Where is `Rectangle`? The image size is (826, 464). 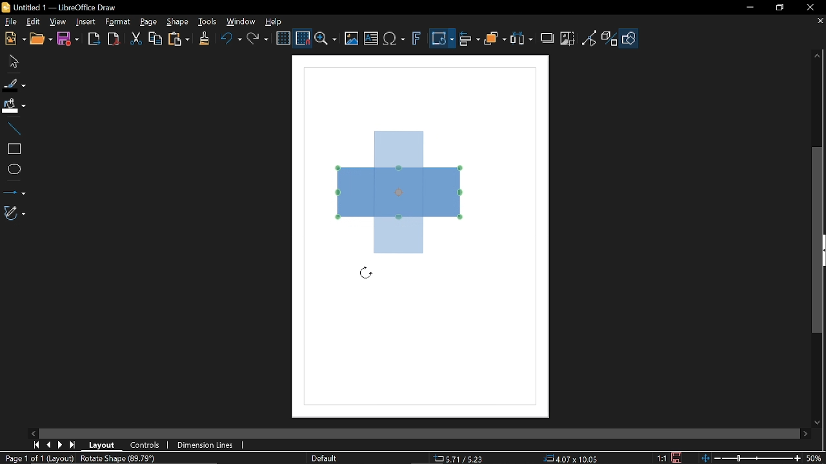 Rectangle is located at coordinates (13, 149).